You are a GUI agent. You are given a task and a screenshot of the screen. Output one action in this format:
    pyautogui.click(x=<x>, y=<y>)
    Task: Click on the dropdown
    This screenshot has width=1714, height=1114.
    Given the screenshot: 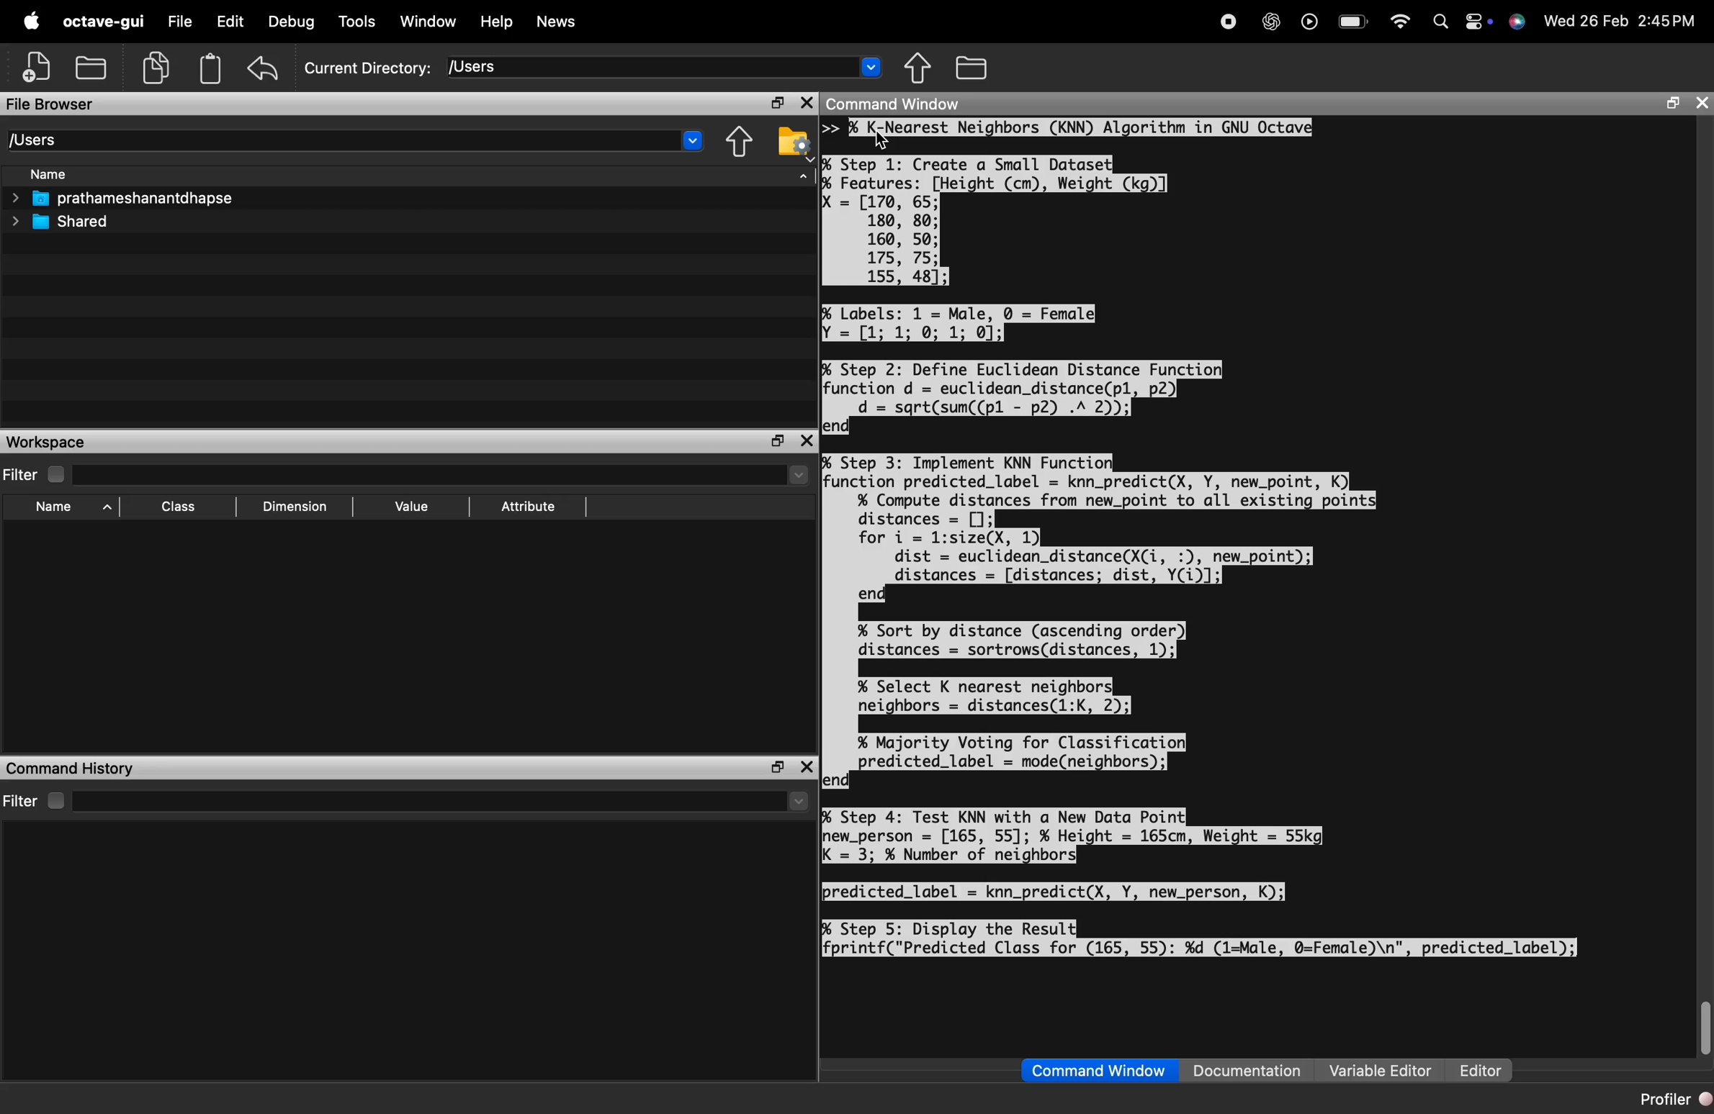 What is the action you would take?
    pyautogui.click(x=872, y=71)
    